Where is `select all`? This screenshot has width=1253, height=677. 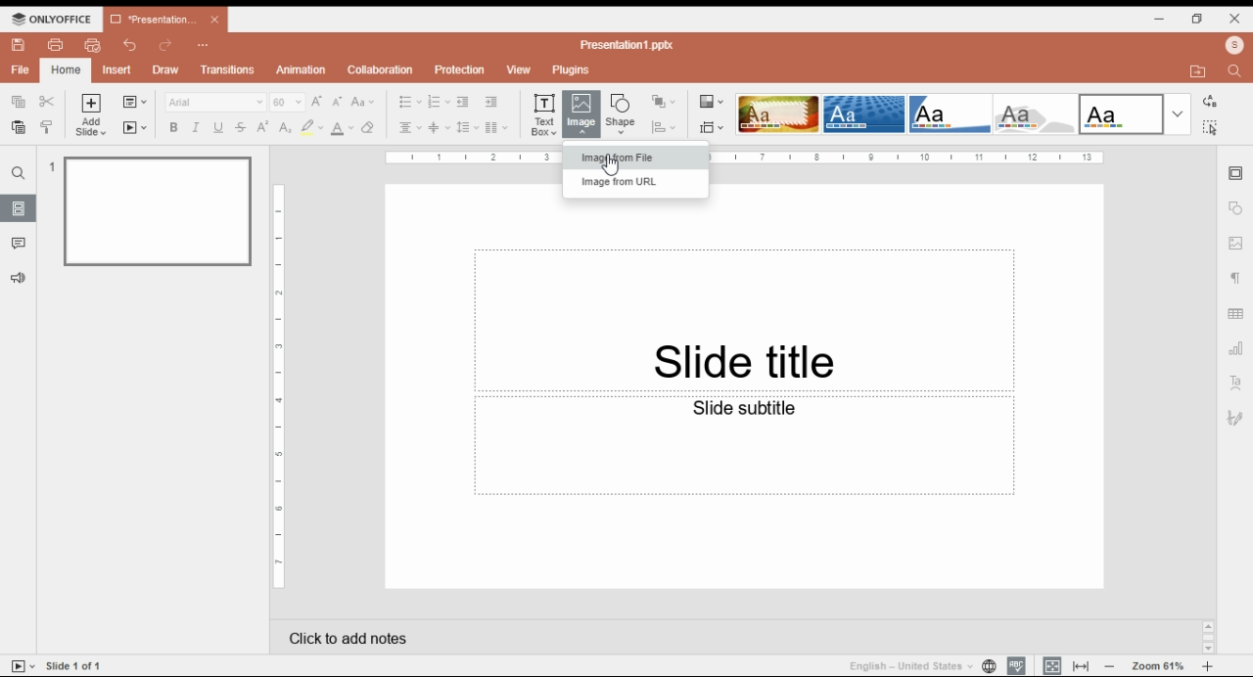 select all is located at coordinates (1209, 126).